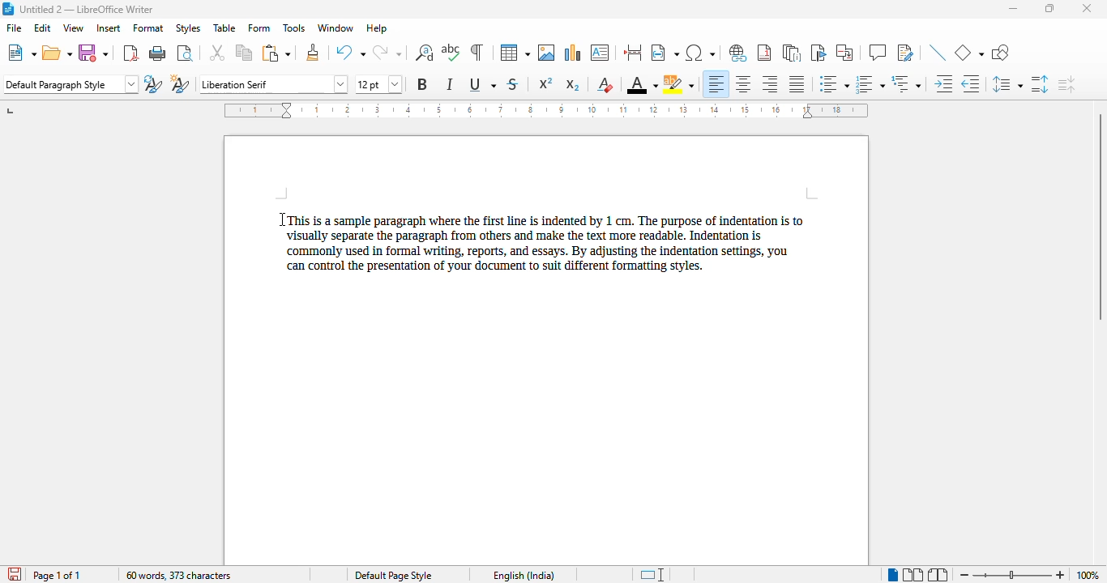 This screenshot has width=1107, height=583. I want to click on table, so click(515, 53).